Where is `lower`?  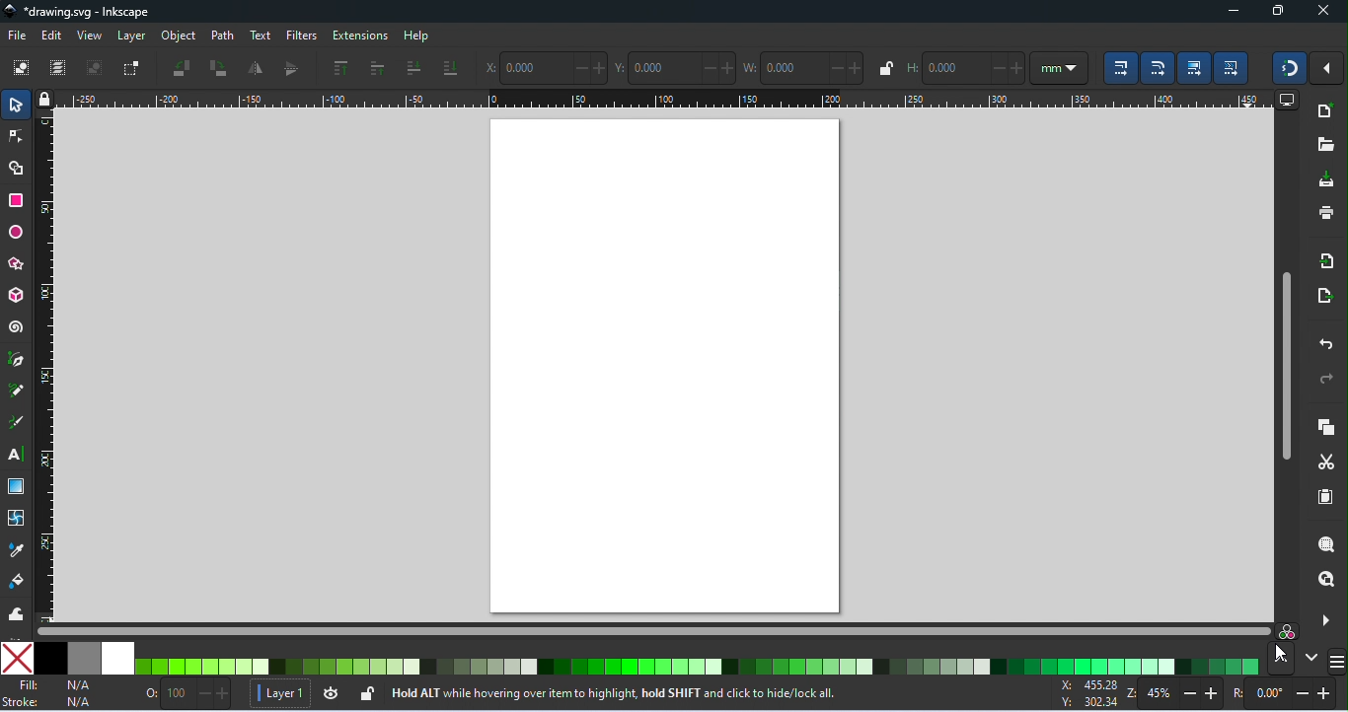
lower is located at coordinates (413, 68).